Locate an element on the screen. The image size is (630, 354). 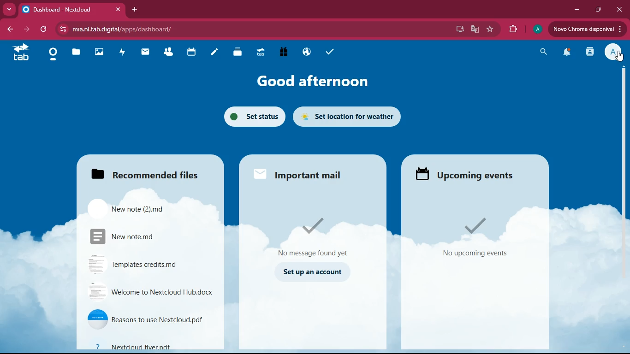
desktop is located at coordinates (456, 29).